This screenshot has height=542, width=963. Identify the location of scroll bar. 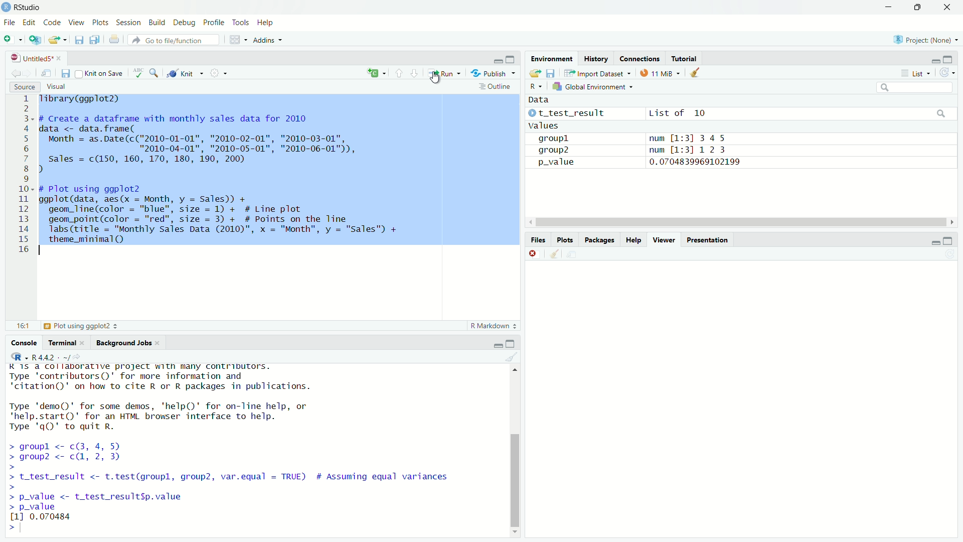
(513, 449).